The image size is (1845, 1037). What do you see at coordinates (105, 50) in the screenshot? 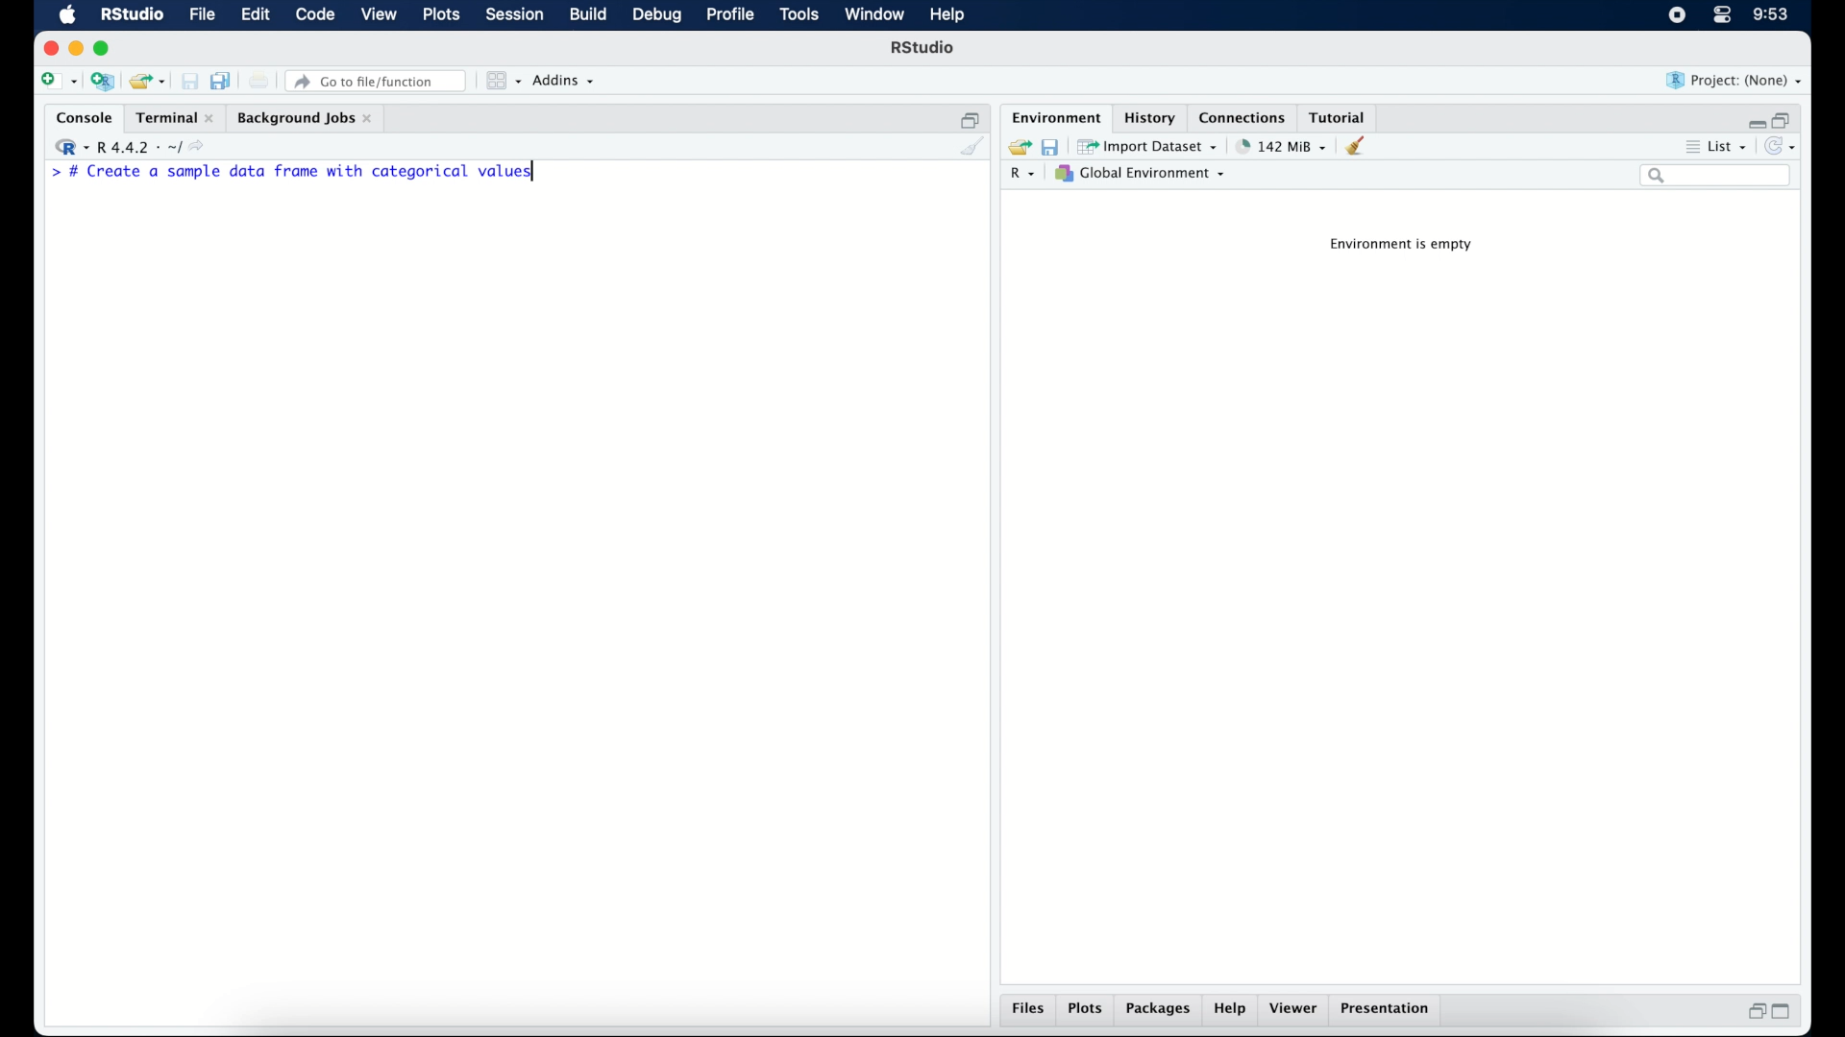
I see `maximize` at bounding box center [105, 50].